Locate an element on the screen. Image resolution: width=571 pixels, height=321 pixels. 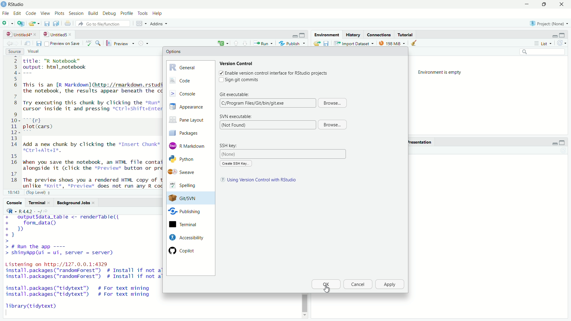
Version Control is located at coordinates (237, 63).